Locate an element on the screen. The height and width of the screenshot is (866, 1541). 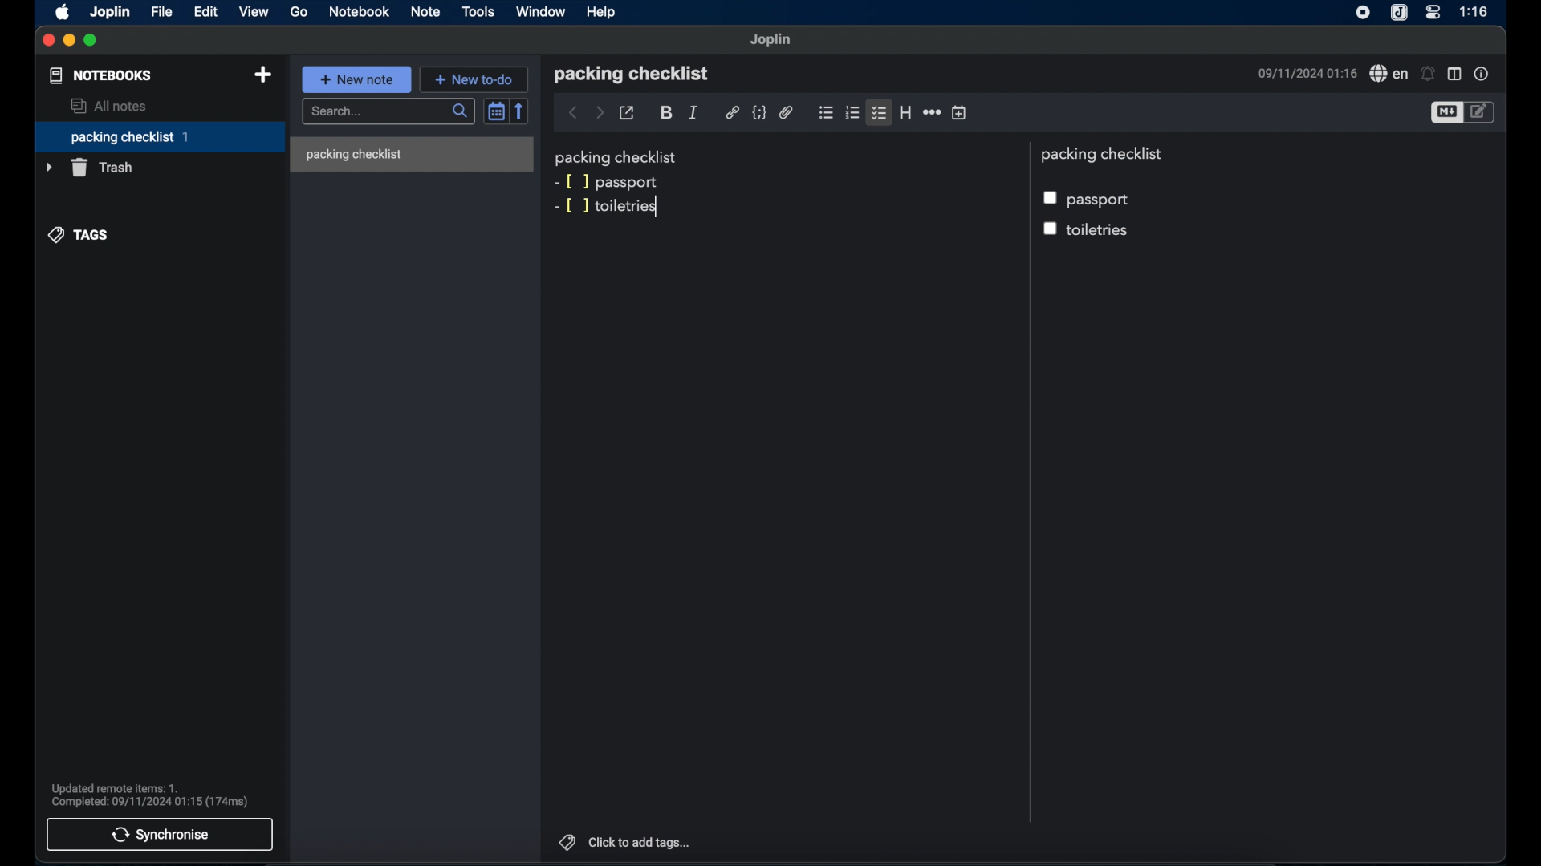
toggle edito is located at coordinates (1481, 113).